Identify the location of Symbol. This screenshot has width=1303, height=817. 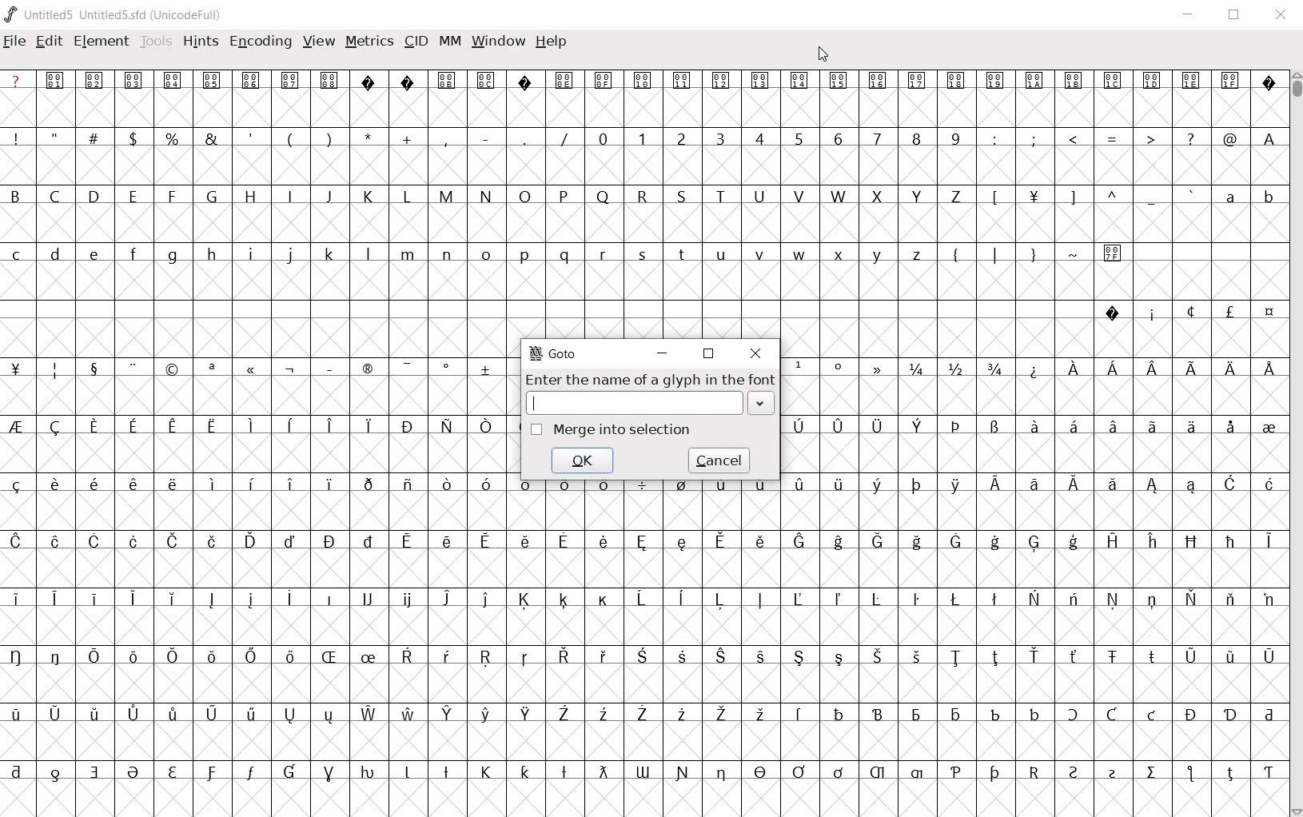
(488, 484).